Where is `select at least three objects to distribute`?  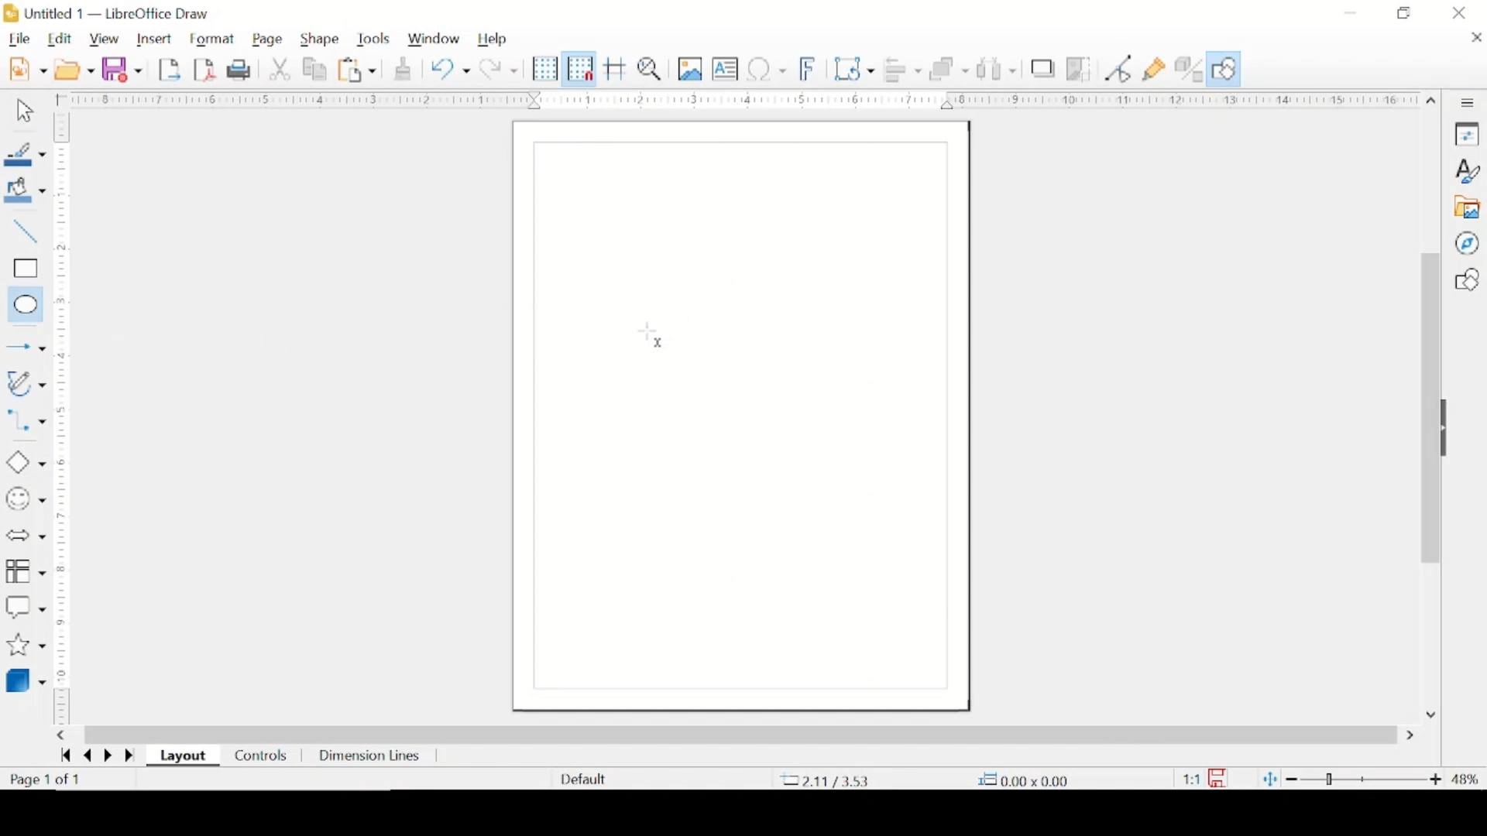 select at least three objects to distribute is located at coordinates (996, 68).